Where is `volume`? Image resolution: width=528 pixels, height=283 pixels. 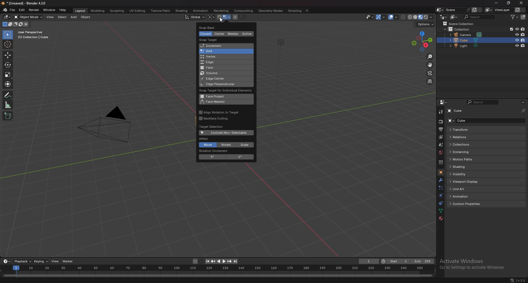 volume is located at coordinates (217, 73).